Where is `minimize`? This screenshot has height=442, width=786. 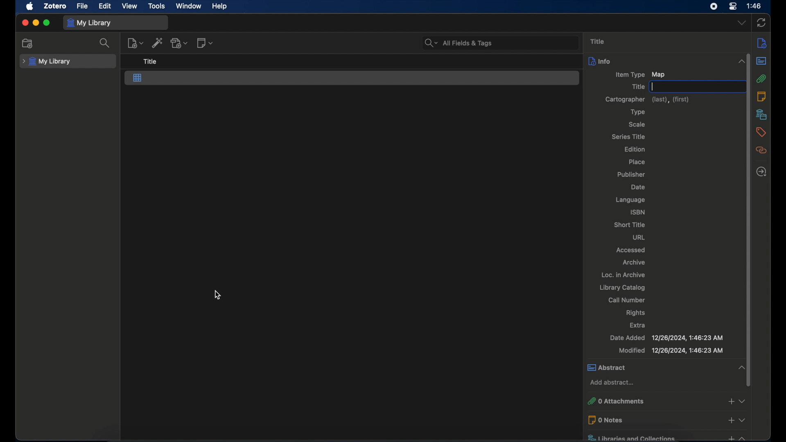 minimize is located at coordinates (35, 23).